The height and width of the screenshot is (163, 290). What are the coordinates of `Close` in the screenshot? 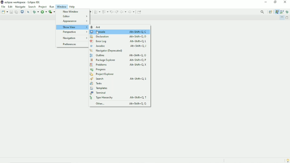 It's located at (285, 3).